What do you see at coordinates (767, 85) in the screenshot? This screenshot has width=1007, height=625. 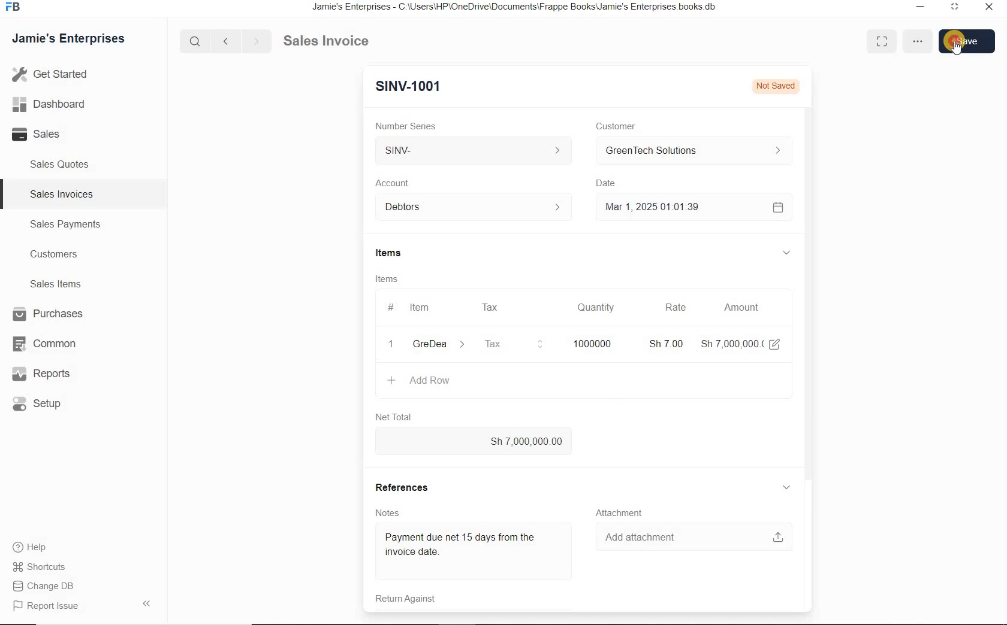 I see `Not Submitted` at bounding box center [767, 85].